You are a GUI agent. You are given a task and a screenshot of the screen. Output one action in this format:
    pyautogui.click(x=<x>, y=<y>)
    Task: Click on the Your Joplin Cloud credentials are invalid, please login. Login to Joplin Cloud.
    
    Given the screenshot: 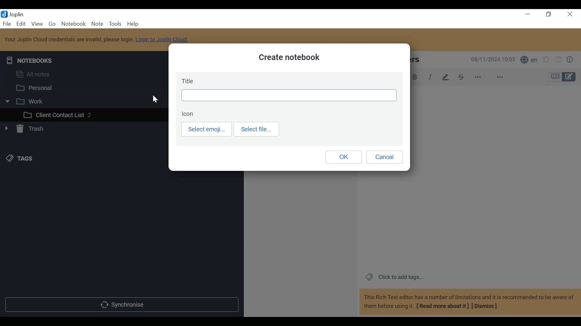 What is the action you would take?
    pyautogui.click(x=98, y=39)
    